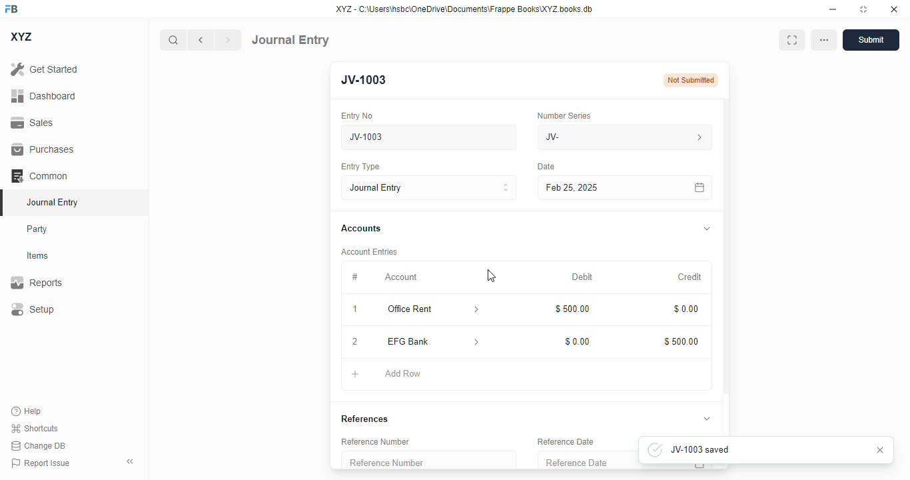 This screenshot has height=480, width=910. I want to click on submit, so click(871, 40).